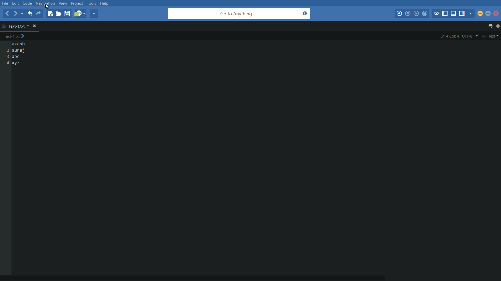 This screenshot has height=281, width=501. I want to click on horizontal scroll bar, so click(204, 274).